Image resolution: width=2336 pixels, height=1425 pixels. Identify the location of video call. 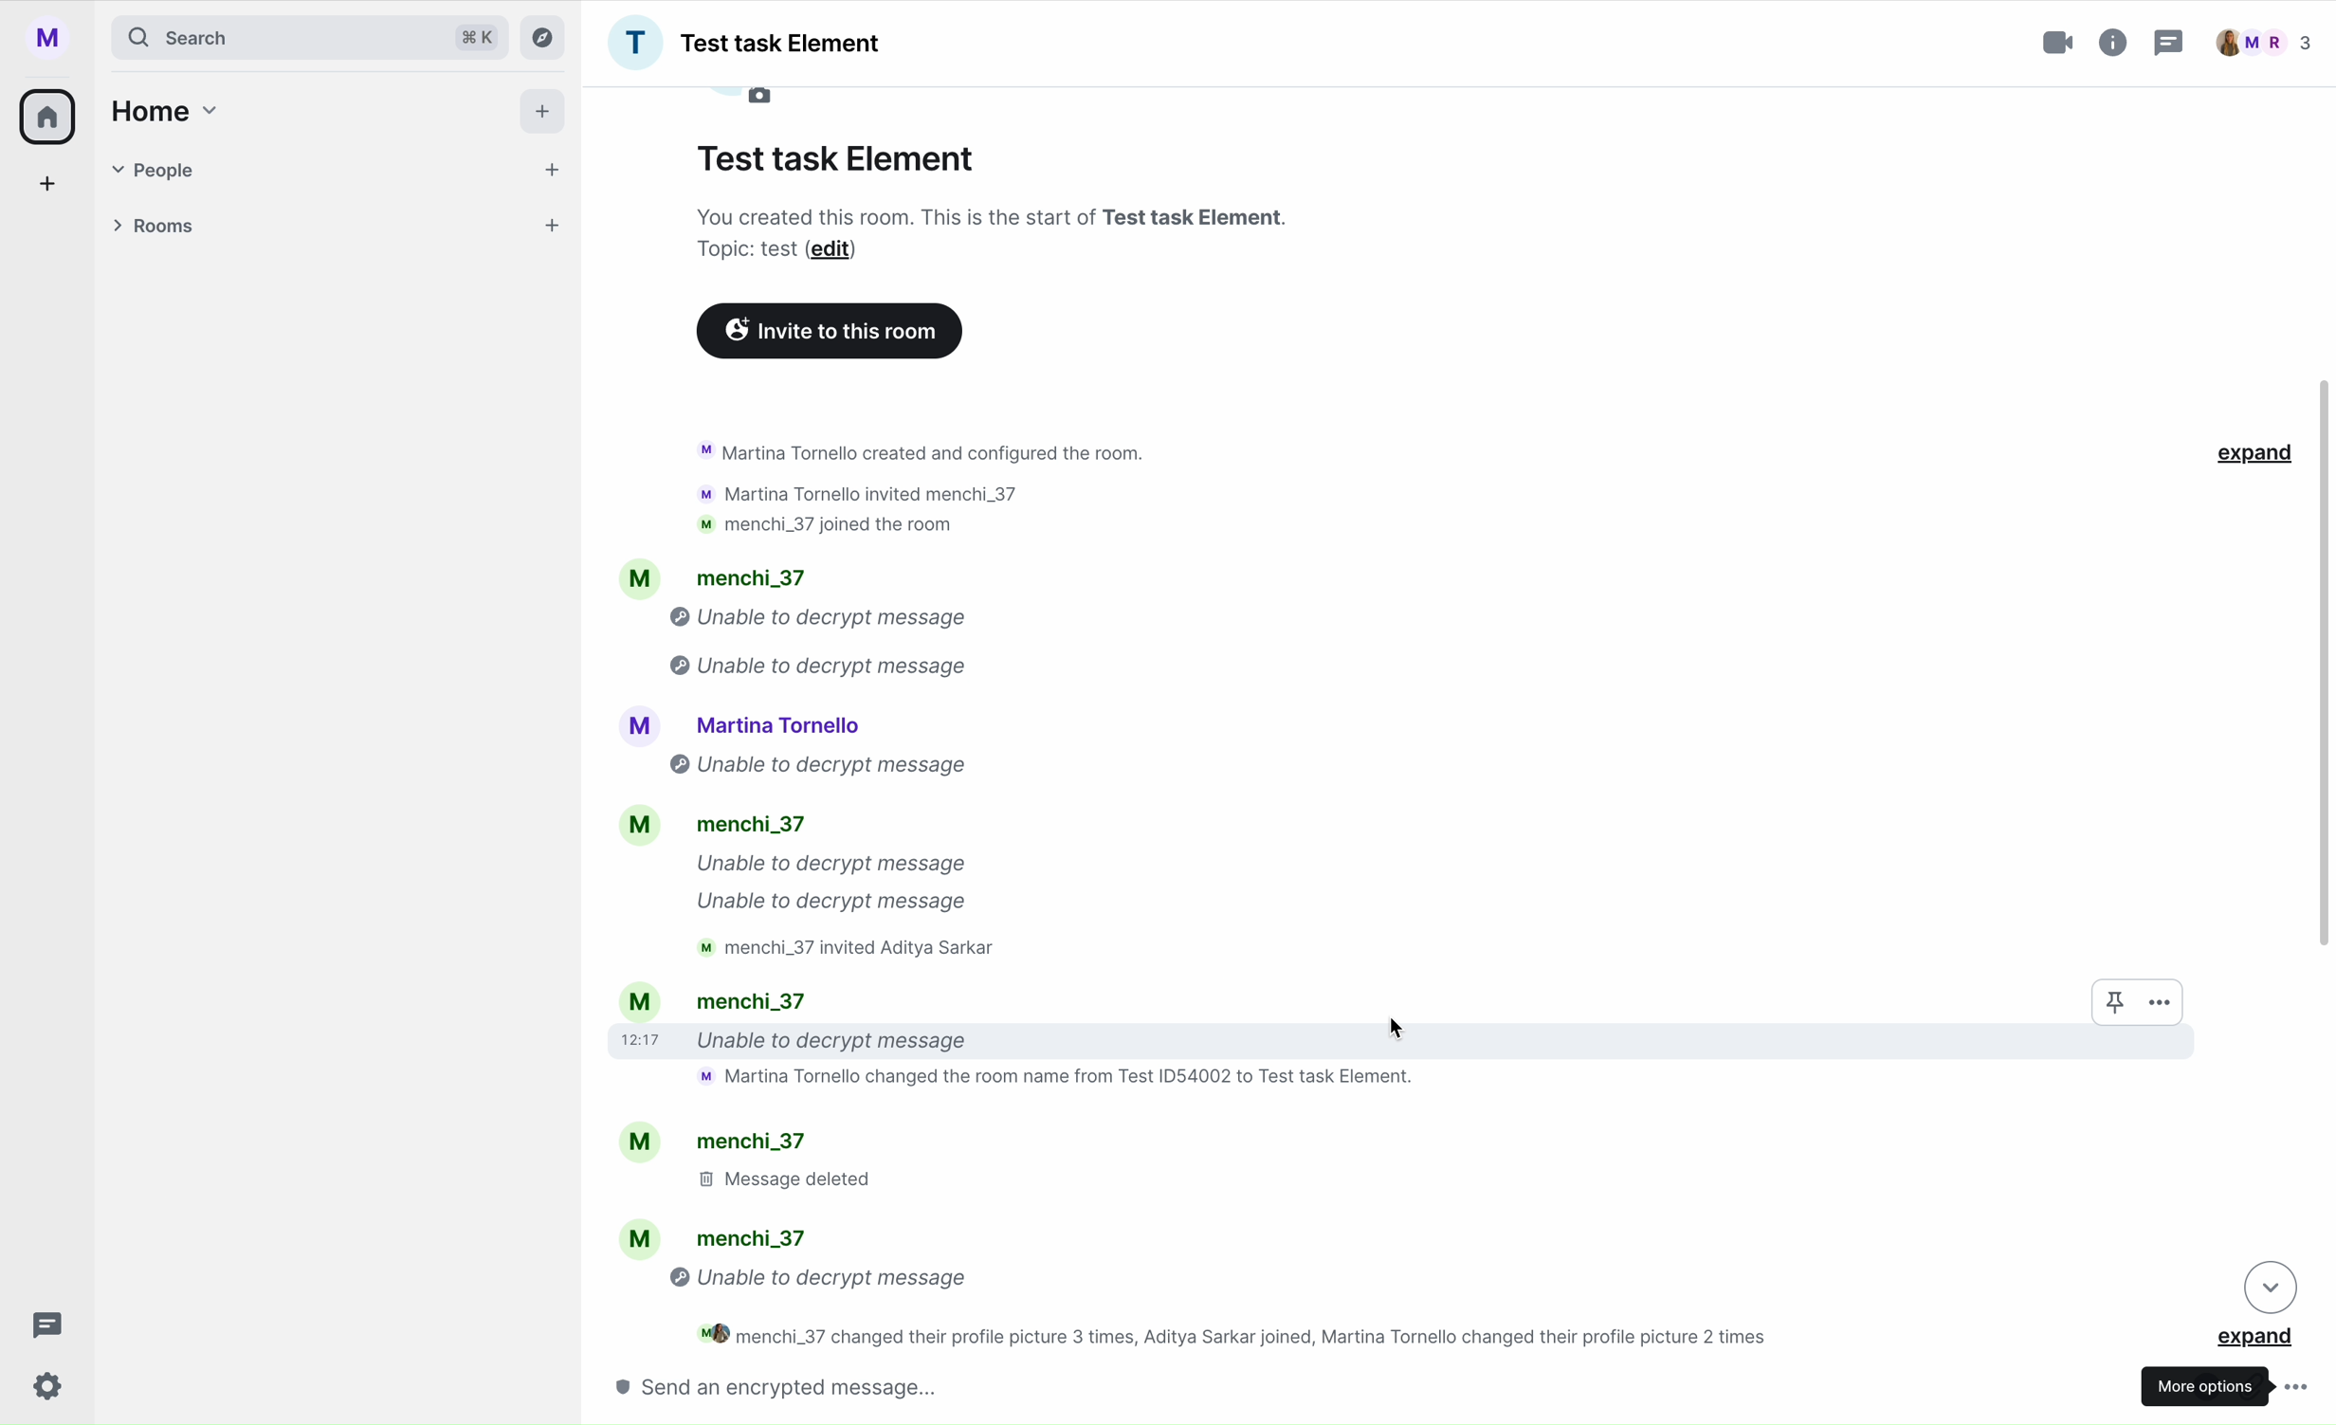
(2060, 43).